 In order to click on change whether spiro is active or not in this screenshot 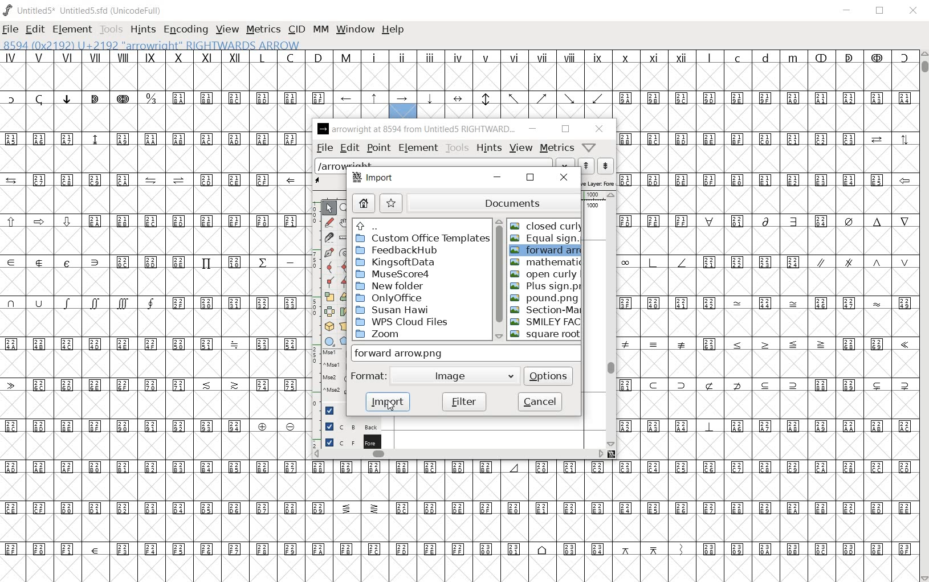, I will do `click(345, 252)`.